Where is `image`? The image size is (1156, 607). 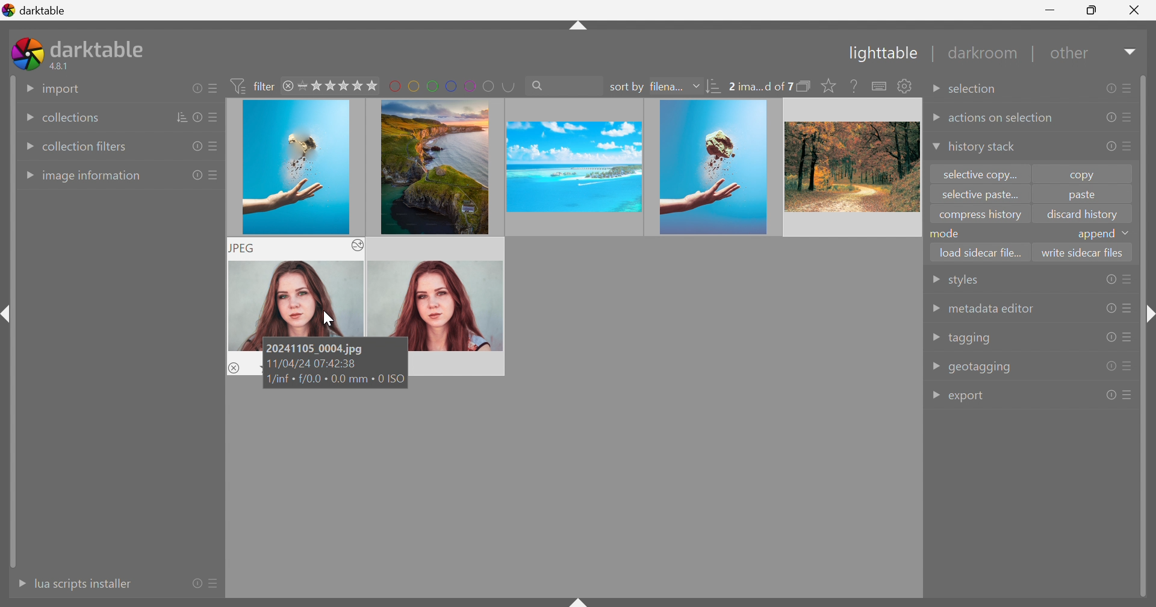 image is located at coordinates (296, 168).